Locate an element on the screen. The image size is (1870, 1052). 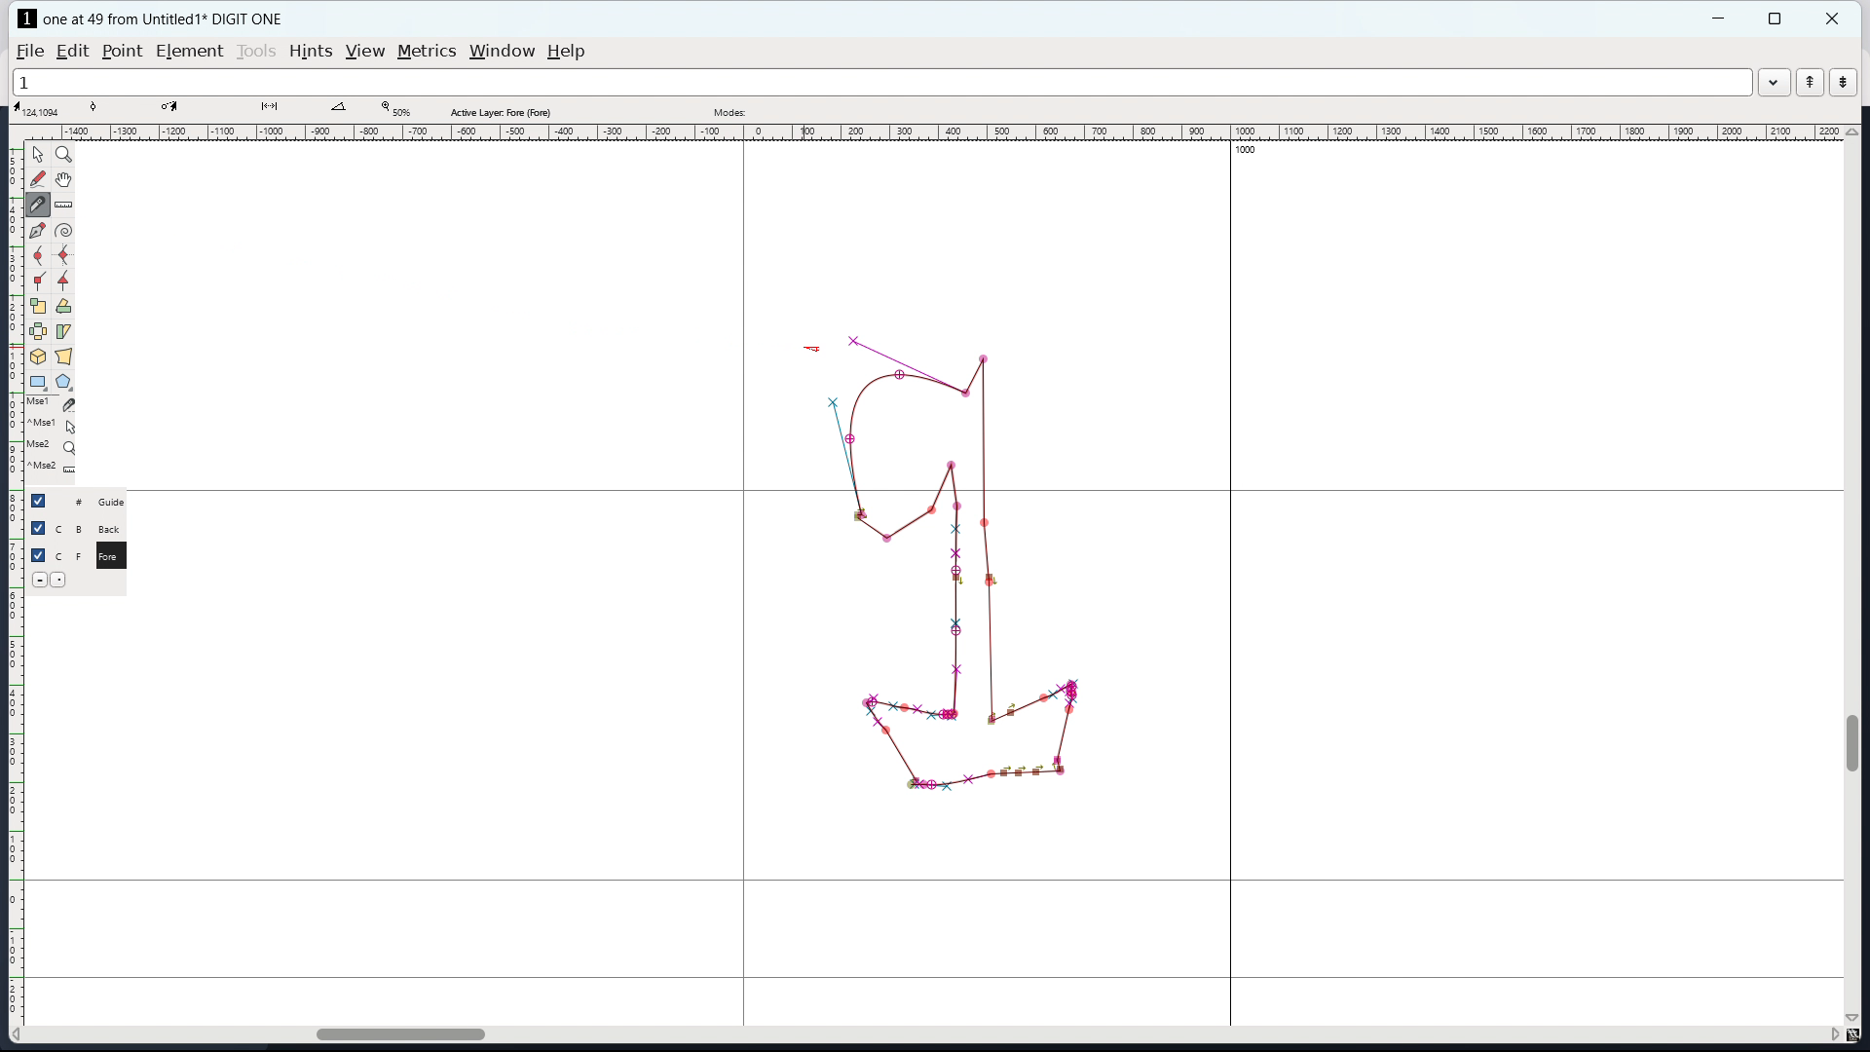
horizontal ruler is located at coordinates (945, 133).